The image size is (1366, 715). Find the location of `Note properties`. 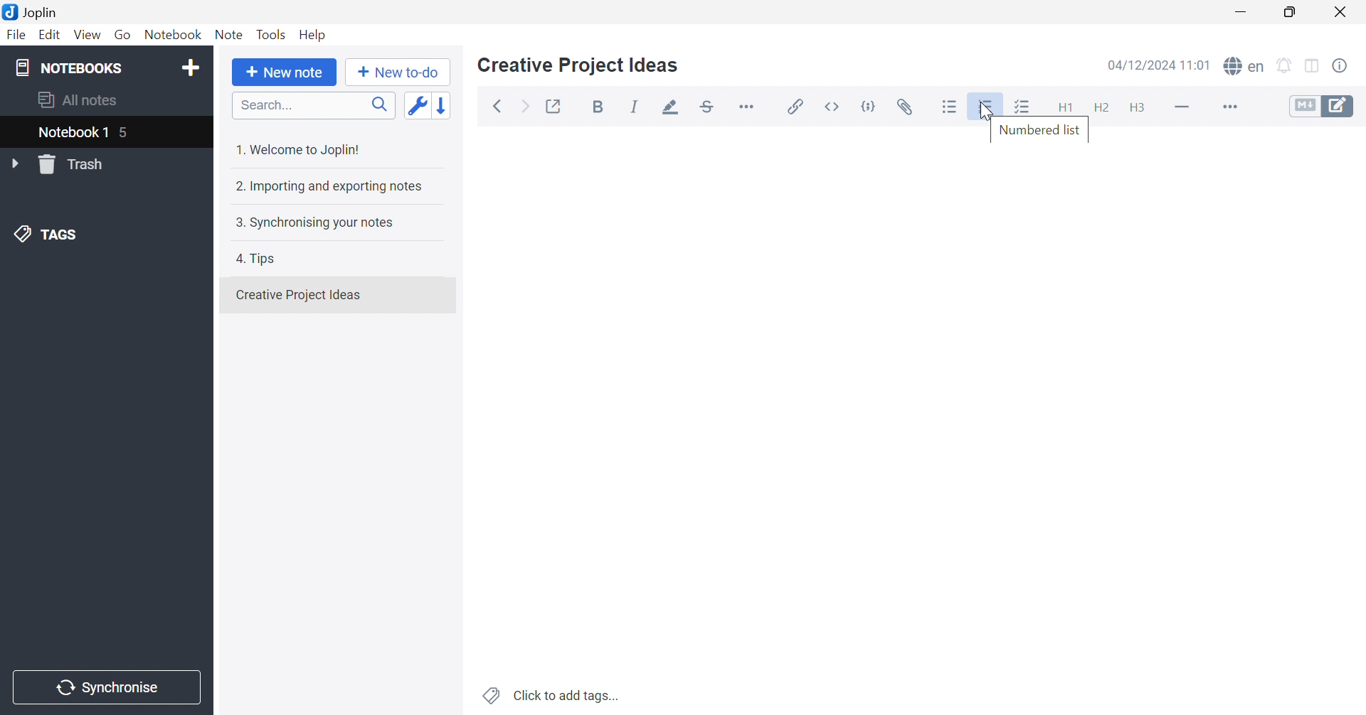

Note properties is located at coordinates (1348, 66).